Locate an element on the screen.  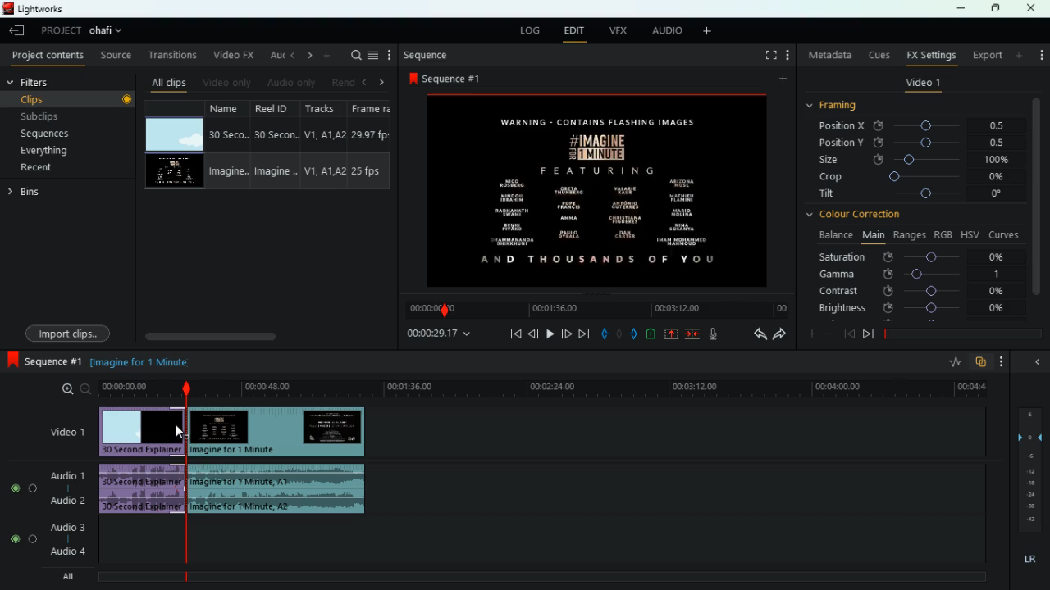
sequences is located at coordinates (64, 134).